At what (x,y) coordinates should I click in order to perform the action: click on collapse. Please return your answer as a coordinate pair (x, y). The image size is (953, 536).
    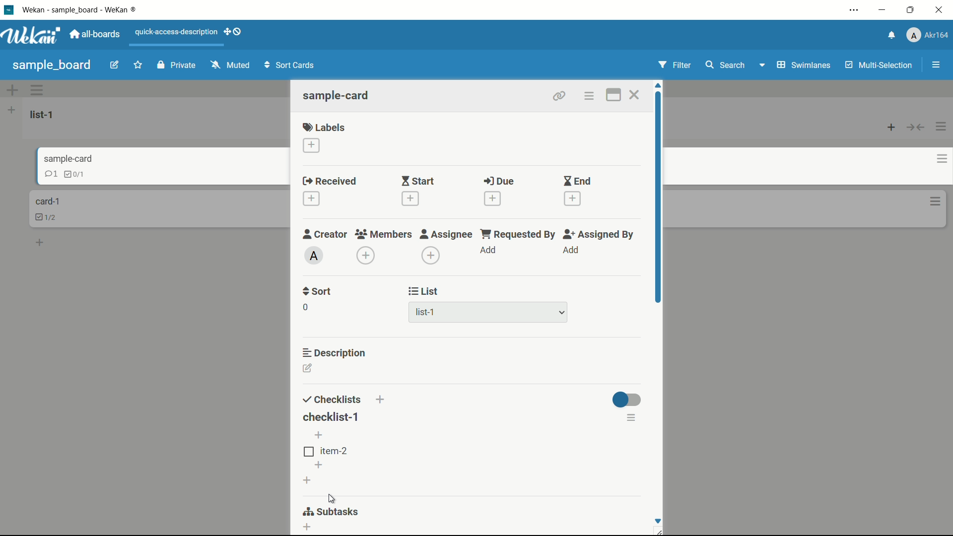
    Looking at the image, I should click on (916, 128).